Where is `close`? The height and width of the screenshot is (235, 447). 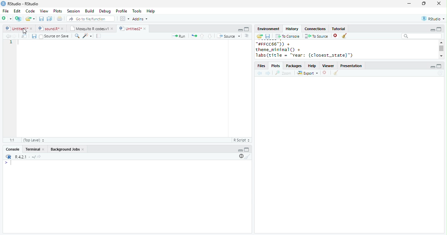
close is located at coordinates (32, 28).